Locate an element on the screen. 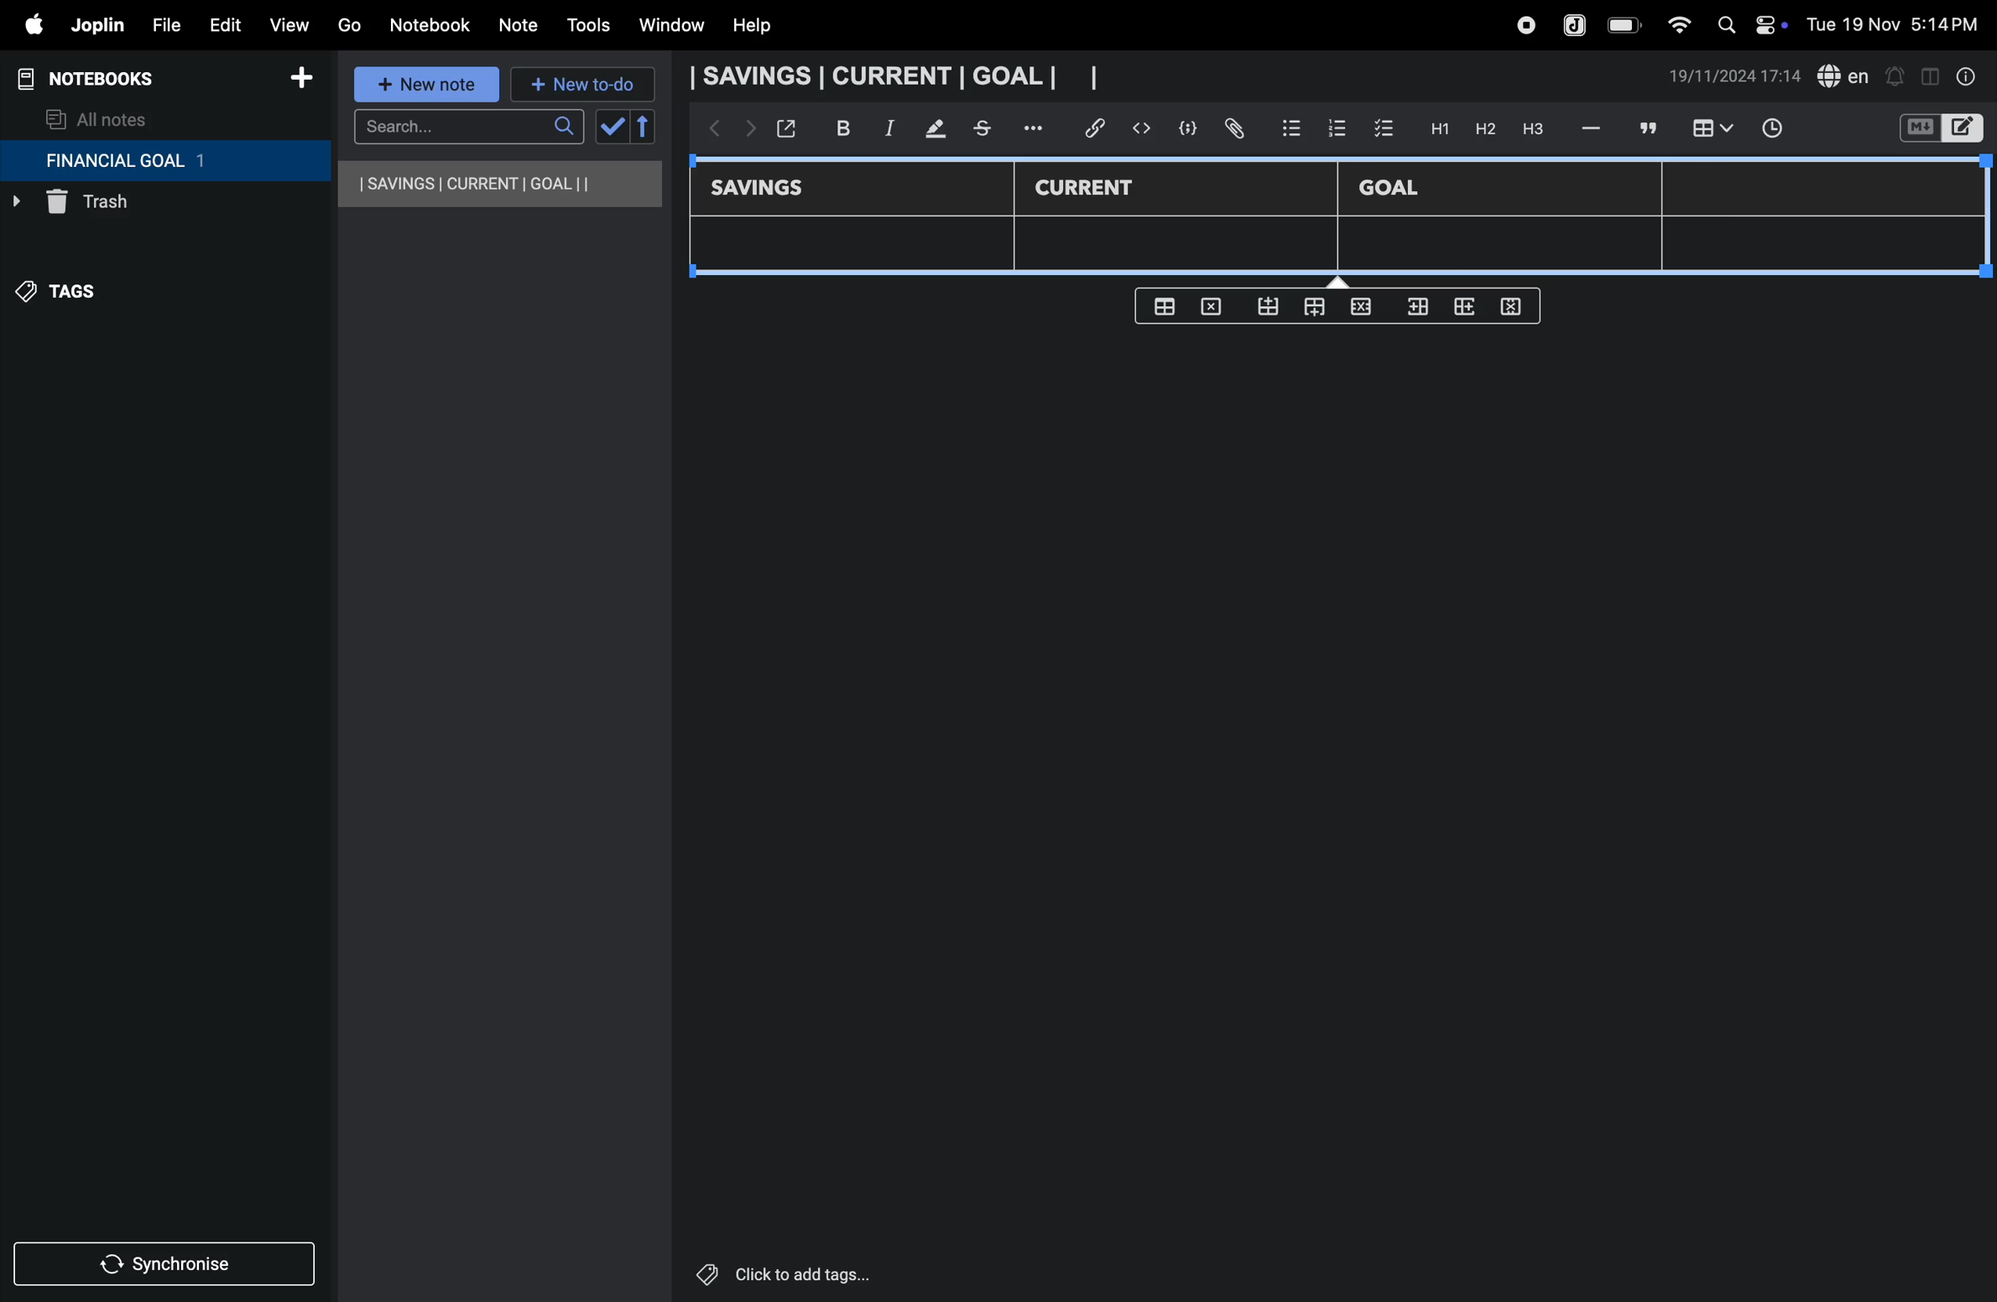 The height and width of the screenshot is (1302, 1997). new to-do is located at coordinates (583, 86).